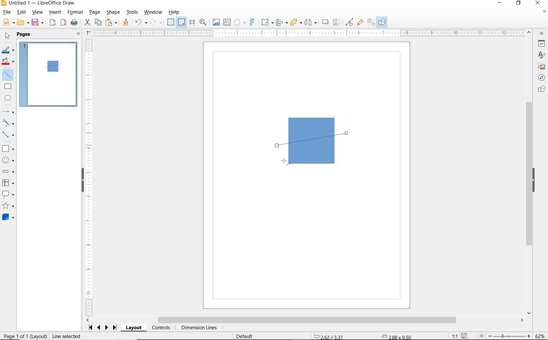  I want to click on CONTROLS, so click(161, 328).